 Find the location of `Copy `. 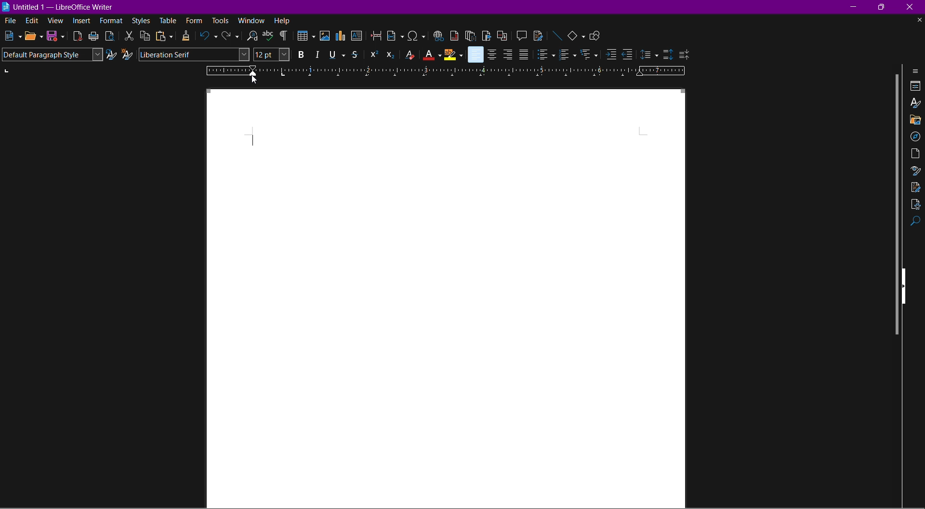

Copy  is located at coordinates (145, 36).